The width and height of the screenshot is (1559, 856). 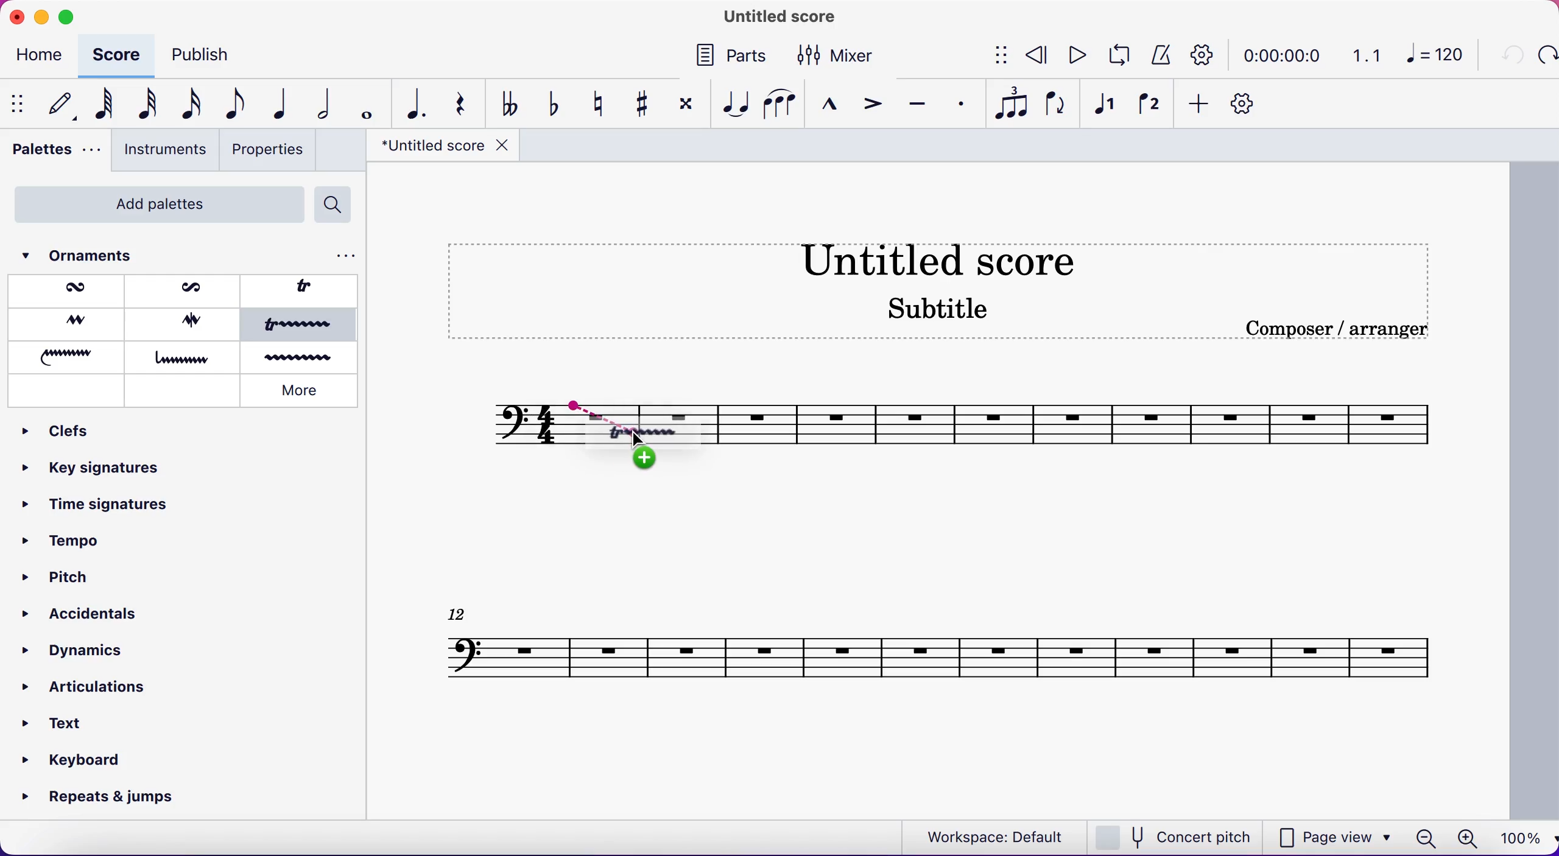 What do you see at coordinates (303, 357) in the screenshot?
I see `vibrato or shake` at bounding box center [303, 357].